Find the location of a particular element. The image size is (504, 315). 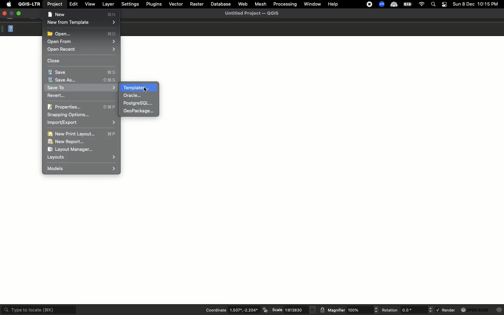

Save as is located at coordinates (81, 80).